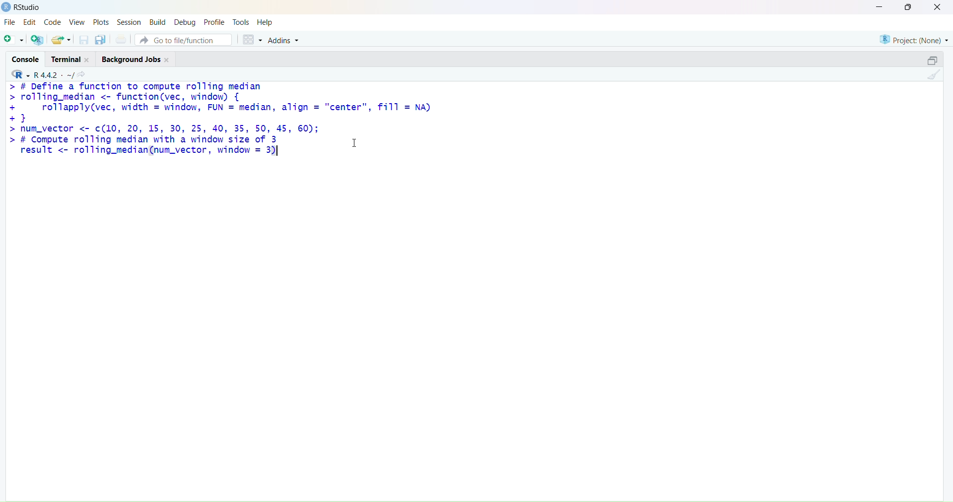 The height and width of the screenshot is (502, 953). Describe the element at coordinates (29, 7) in the screenshot. I see `RStudio` at that location.